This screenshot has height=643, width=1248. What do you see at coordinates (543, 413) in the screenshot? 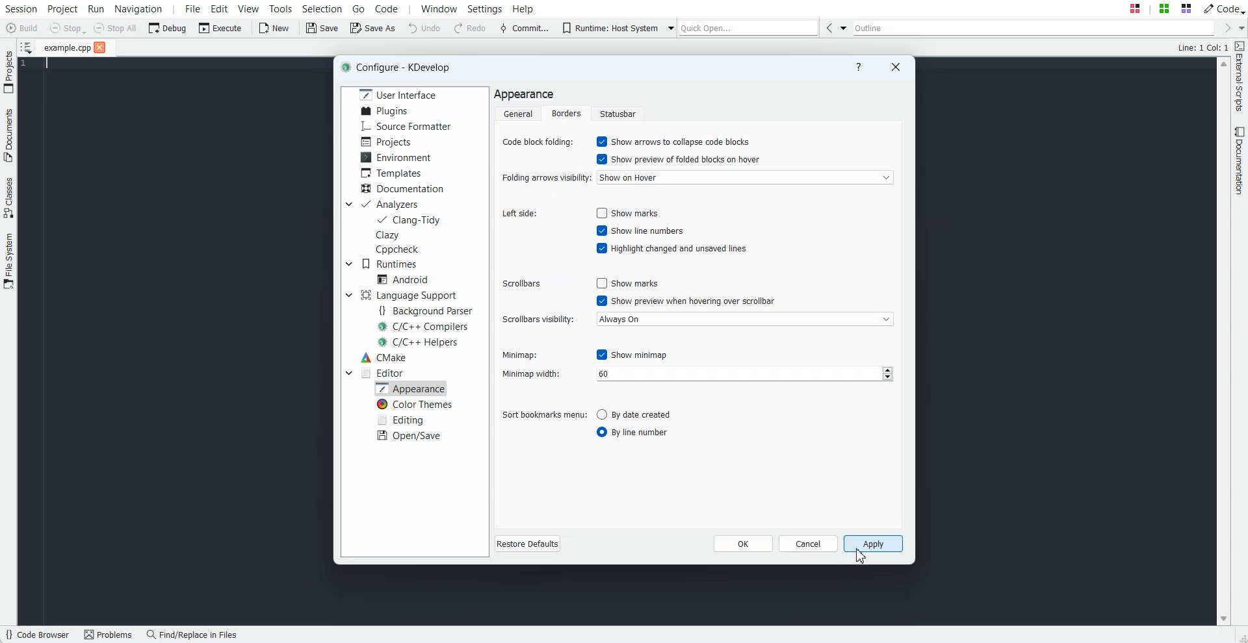
I see `Sort bookmarks menu` at bounding box center [543, 413].